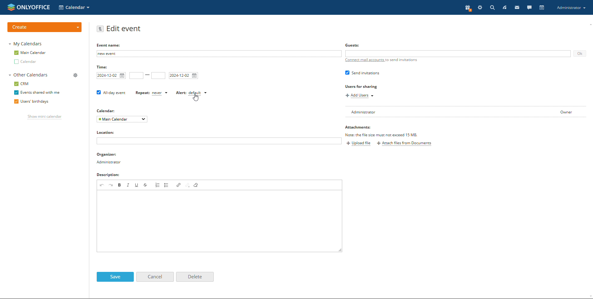  Describe the element at coordinates (111, 92) in the screenshot. I see `all day event checkbox` at that location.